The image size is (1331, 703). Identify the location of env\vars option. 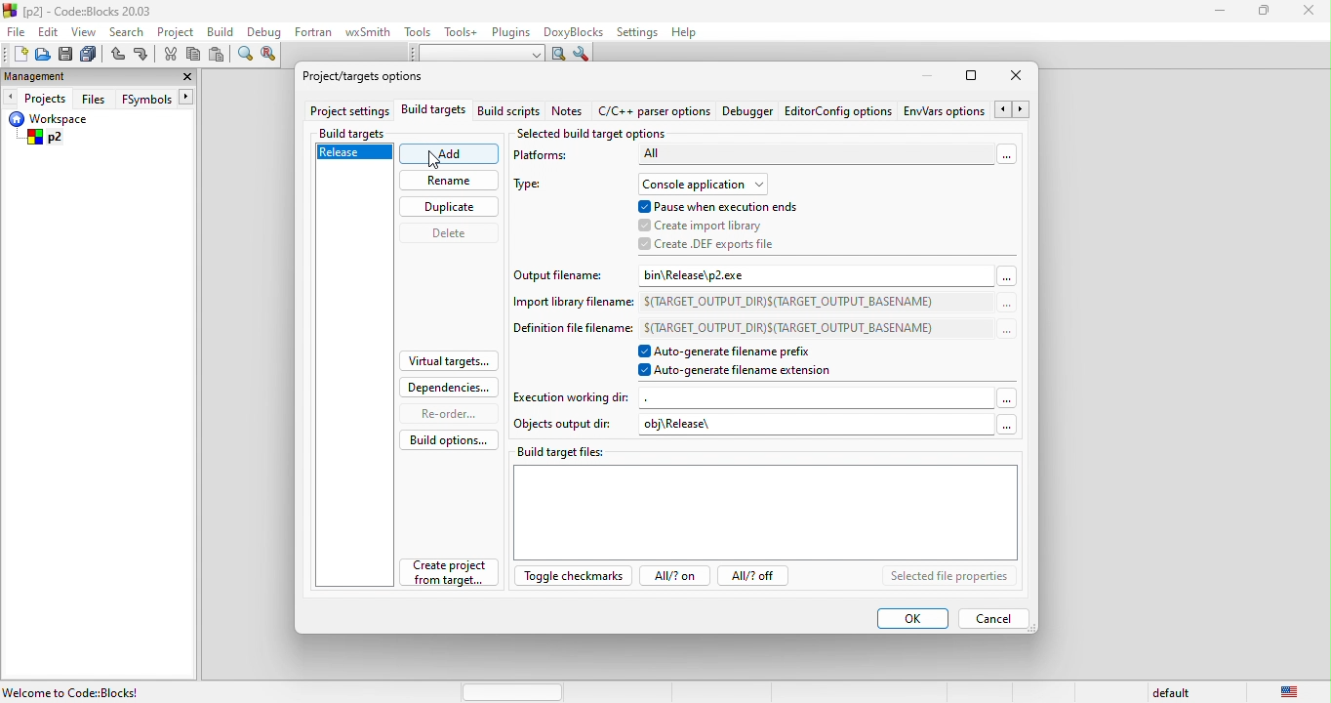
(968, 109).